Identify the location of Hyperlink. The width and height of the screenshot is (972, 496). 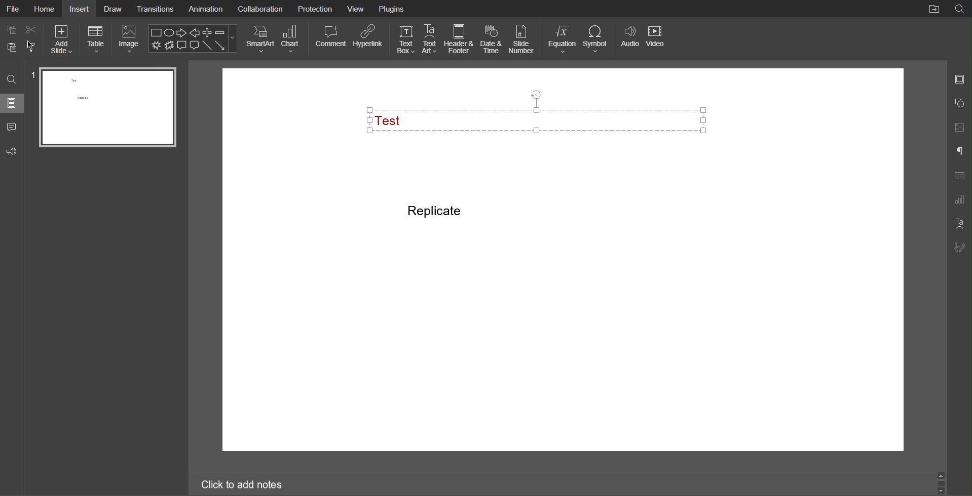
(369, 39).